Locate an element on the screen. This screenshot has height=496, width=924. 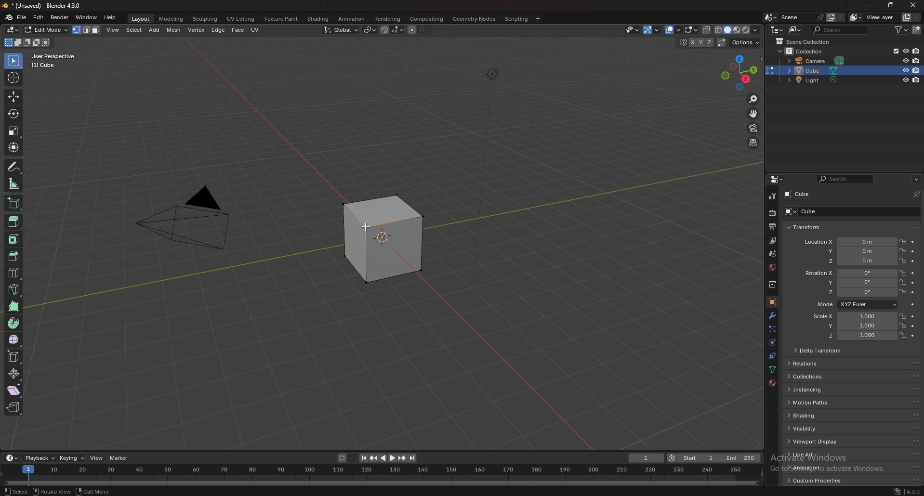
animate property is located at coordinates (913, 261).